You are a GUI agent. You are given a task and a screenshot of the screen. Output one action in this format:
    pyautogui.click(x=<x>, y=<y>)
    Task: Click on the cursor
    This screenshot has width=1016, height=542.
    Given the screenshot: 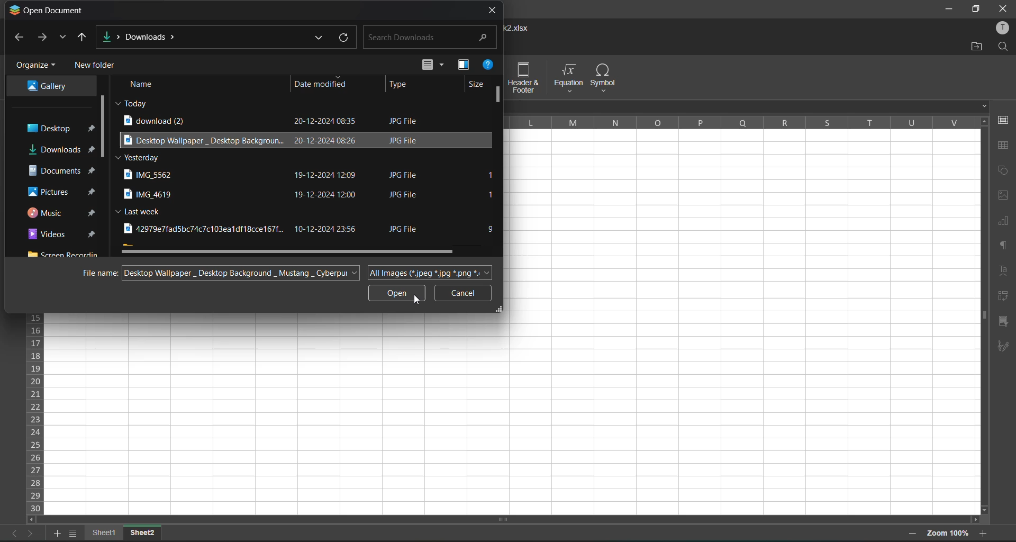 What is the action you would take?
    pyautogui.click(x=416, y=301)
    